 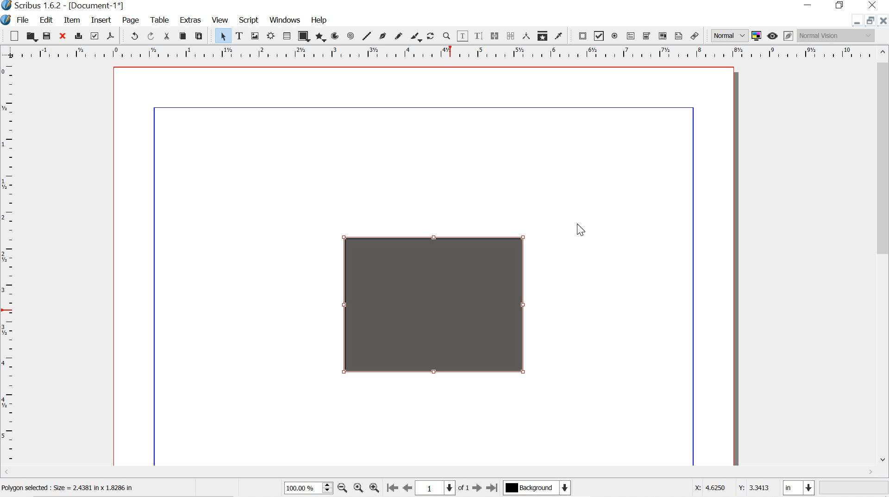 What do you see at coordinates (43, 19) in the screenshot?
I see `edit` at bounding box center [43, 19].